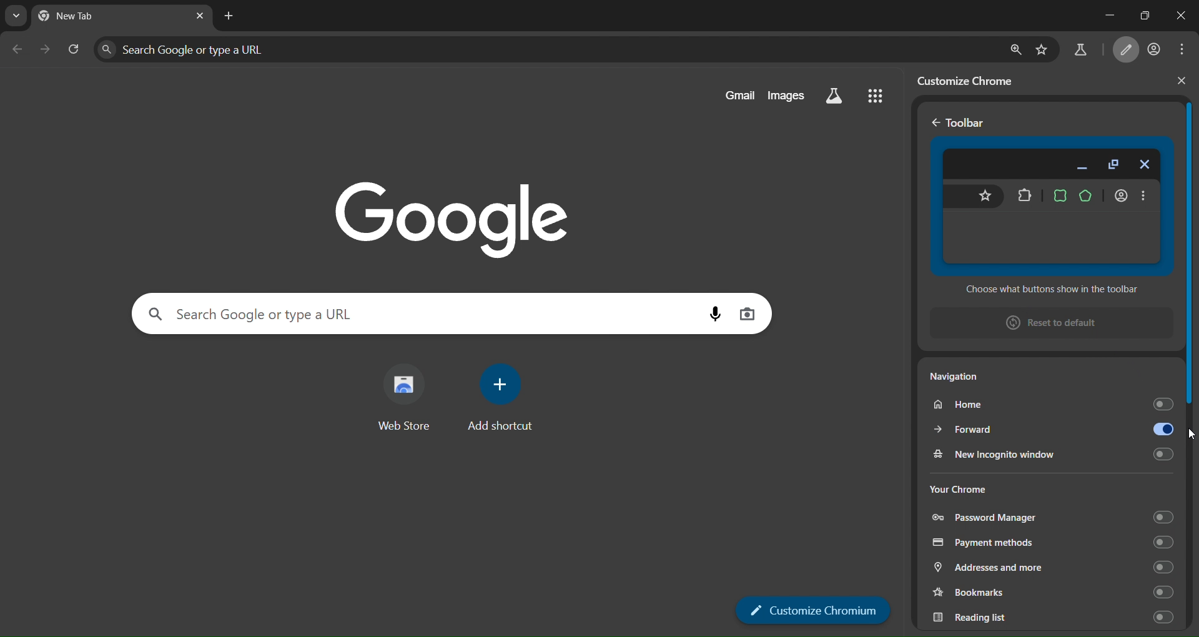  Describe the element at coordinates (1050, 455) in the screenshot. I see `new incognito mode` at that location.